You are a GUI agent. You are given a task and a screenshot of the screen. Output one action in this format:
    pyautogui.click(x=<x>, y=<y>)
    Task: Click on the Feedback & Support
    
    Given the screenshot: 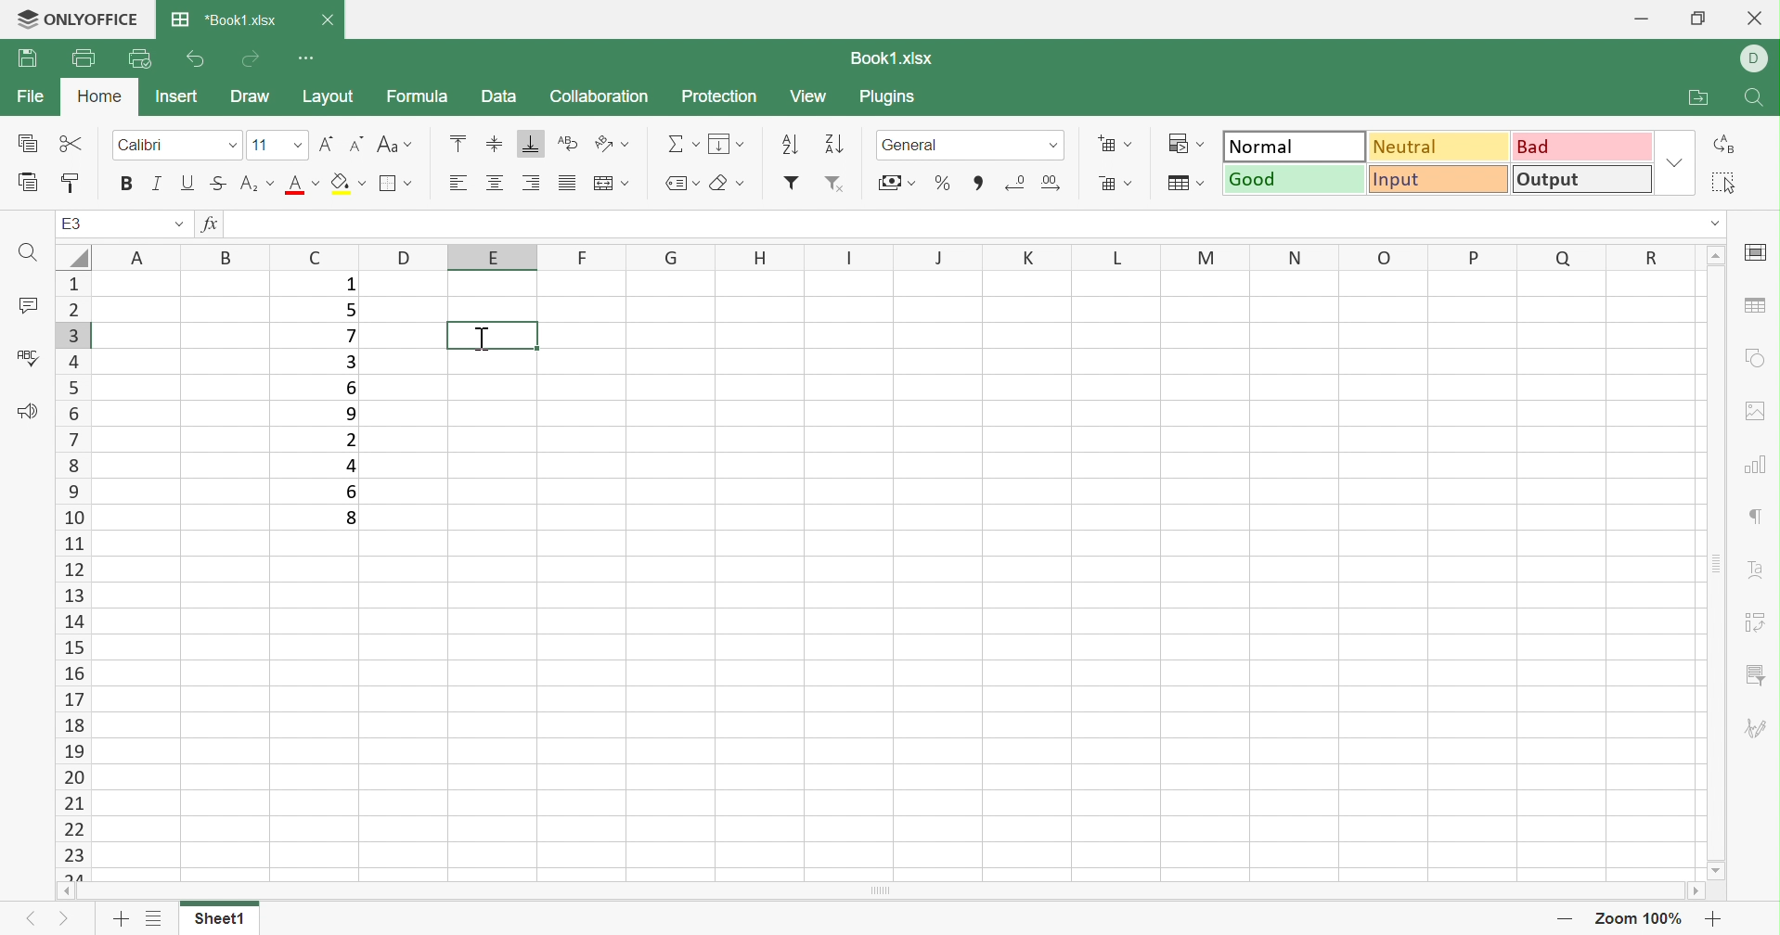 What is the action you would take?
    pyautogui.click(x=27, y=414)
    